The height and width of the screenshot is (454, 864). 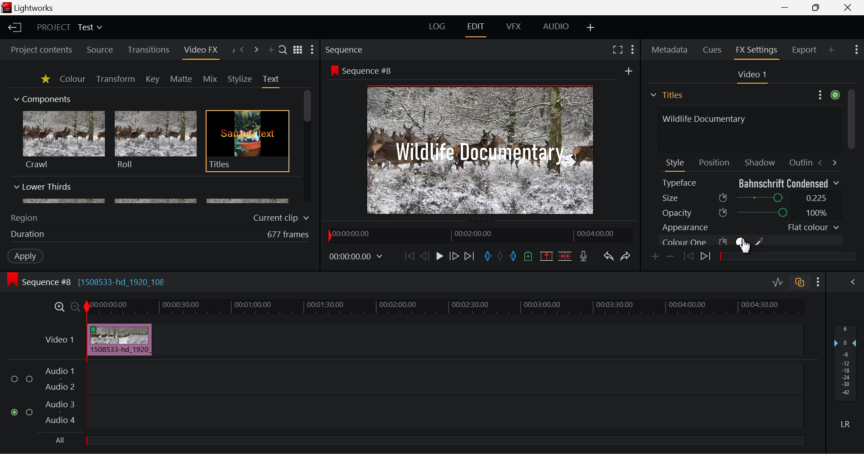 What do you see at coordinates (567, 256) in the screenshot?
I see `Delete/Cut` at bounding box center [567, 256].